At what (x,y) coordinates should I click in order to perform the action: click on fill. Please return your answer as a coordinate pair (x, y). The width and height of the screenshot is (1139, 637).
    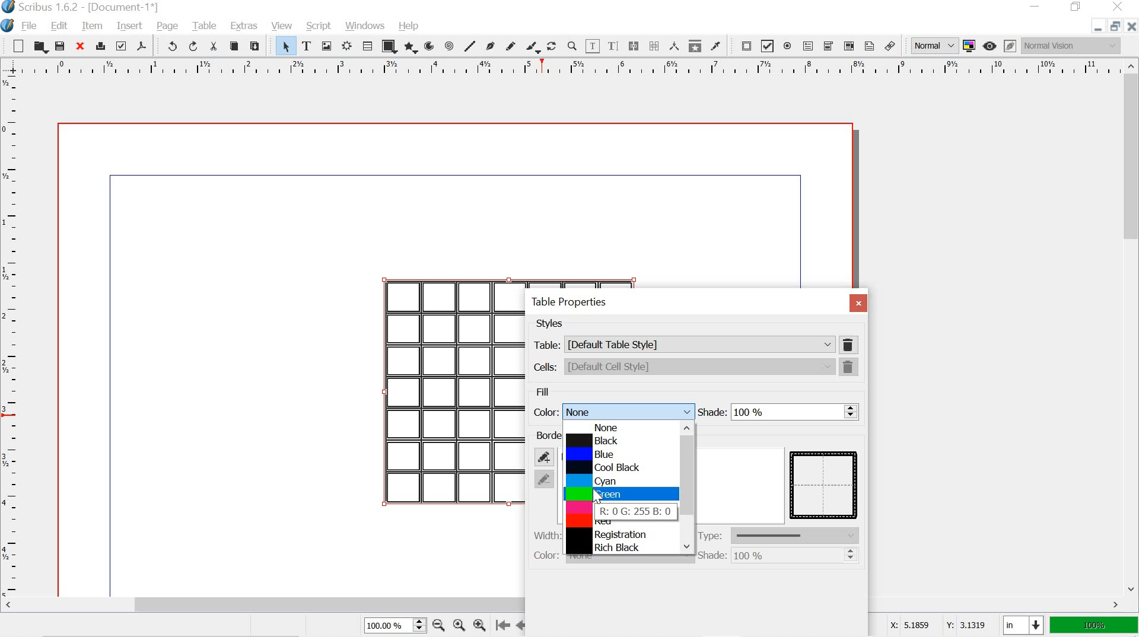
    Looking at the image, I should click on (543, 390).